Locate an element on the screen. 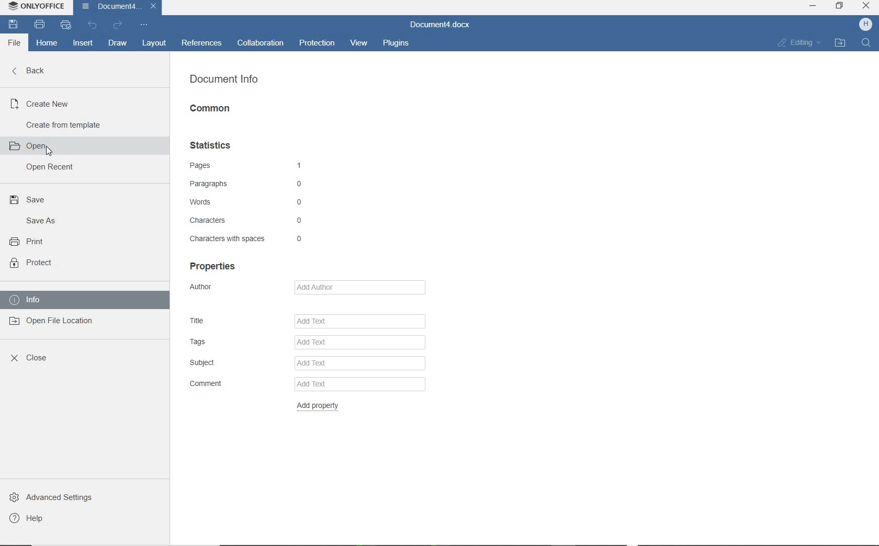 The image size is (879, 546). quick print is located at coordinates (64, 25).